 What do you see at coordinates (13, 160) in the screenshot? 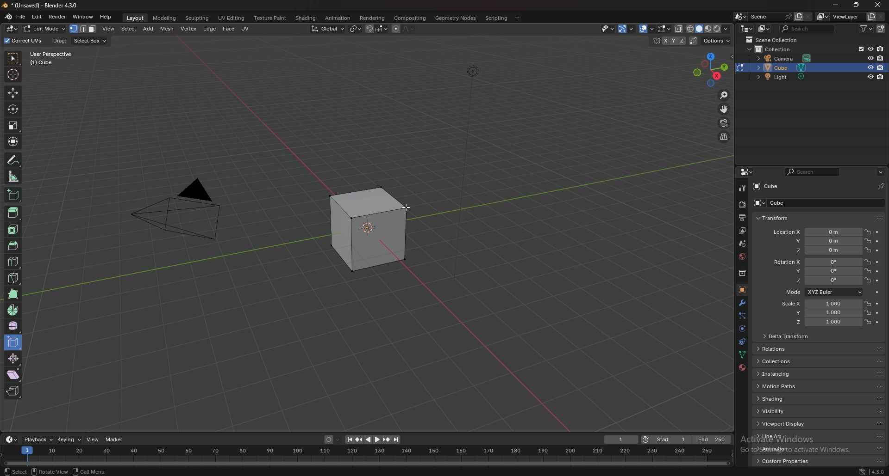
I see `annotate` at bounding box center [13, 160].